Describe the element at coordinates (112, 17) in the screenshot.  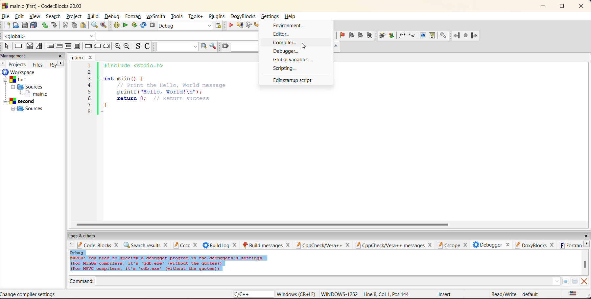
I see `debug` at that location.